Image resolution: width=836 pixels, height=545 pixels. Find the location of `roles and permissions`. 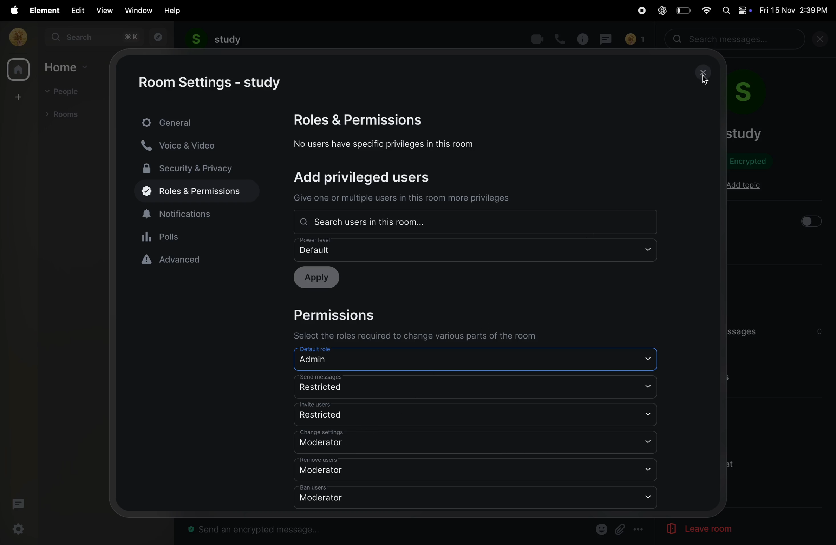

roles and permissions is located at coordinates (192, 192).